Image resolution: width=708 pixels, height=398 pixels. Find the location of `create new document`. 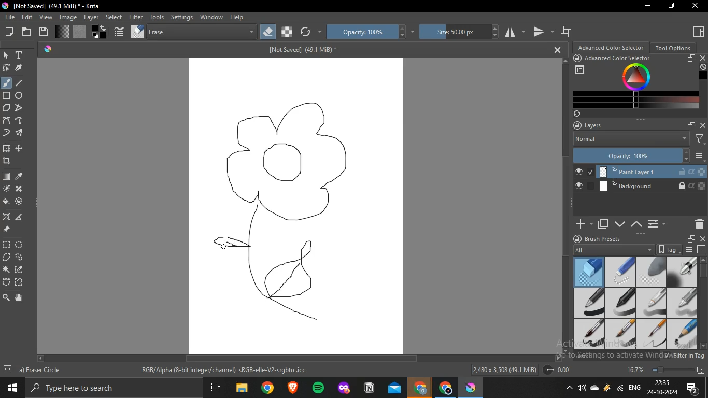

create new document is located at coordinates (11, 32).